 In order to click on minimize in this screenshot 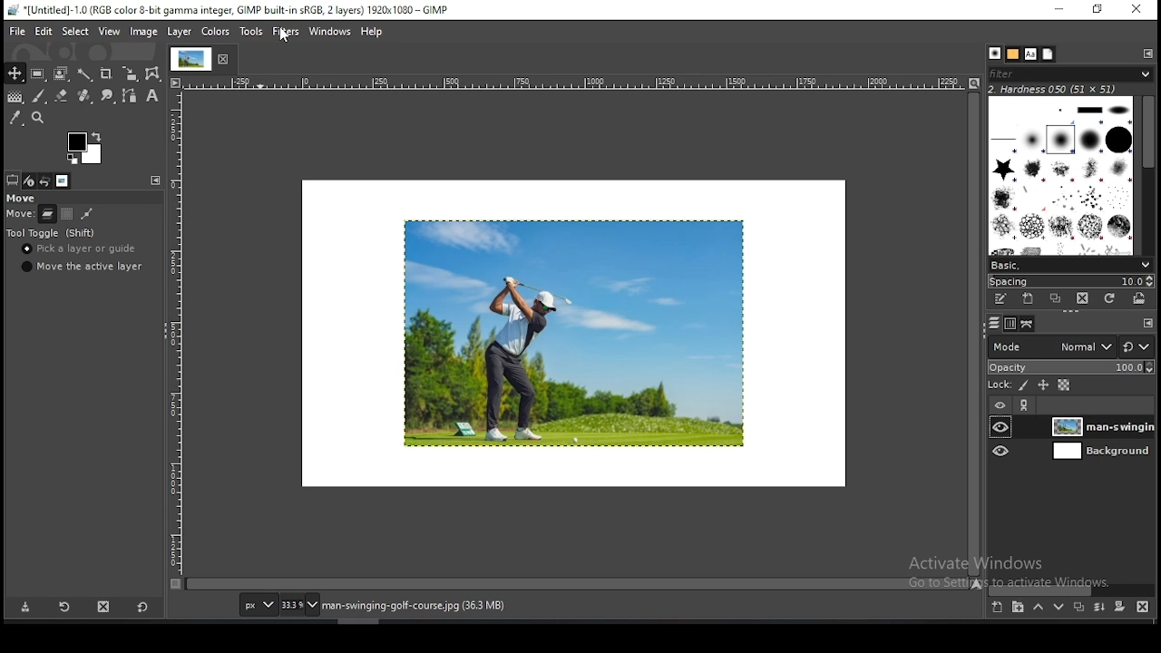, I will do `click(1060, 10)`.